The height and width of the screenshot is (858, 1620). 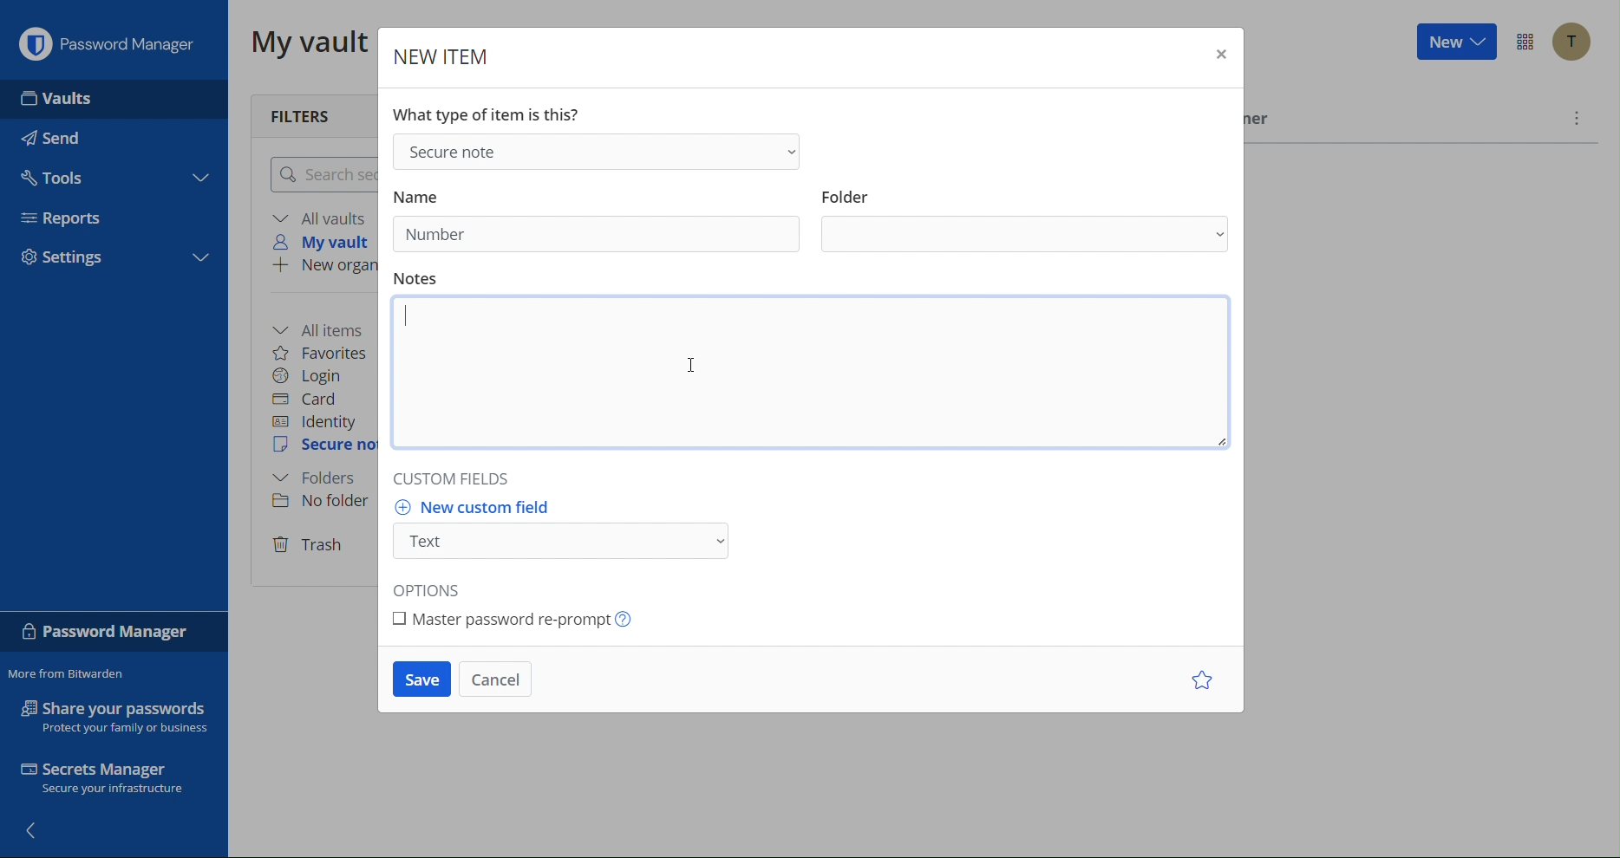 I want to click on Master password re-prompt, so click(x=518, y=619).